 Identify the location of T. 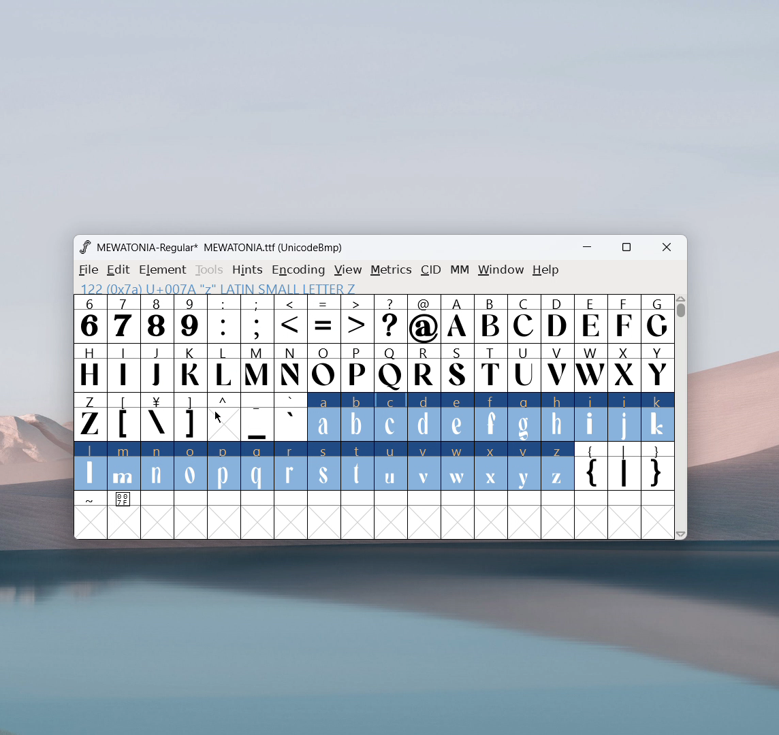
(492, 368).